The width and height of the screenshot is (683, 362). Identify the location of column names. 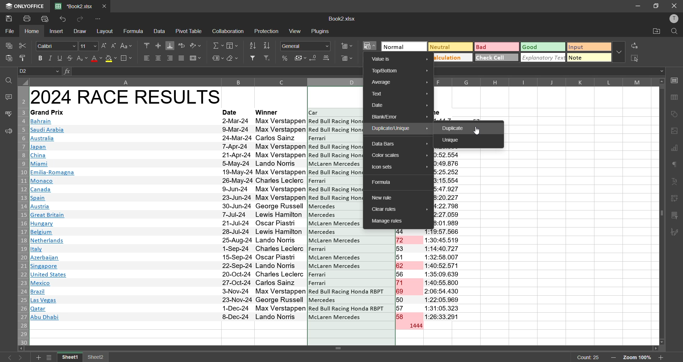
(197, 82).